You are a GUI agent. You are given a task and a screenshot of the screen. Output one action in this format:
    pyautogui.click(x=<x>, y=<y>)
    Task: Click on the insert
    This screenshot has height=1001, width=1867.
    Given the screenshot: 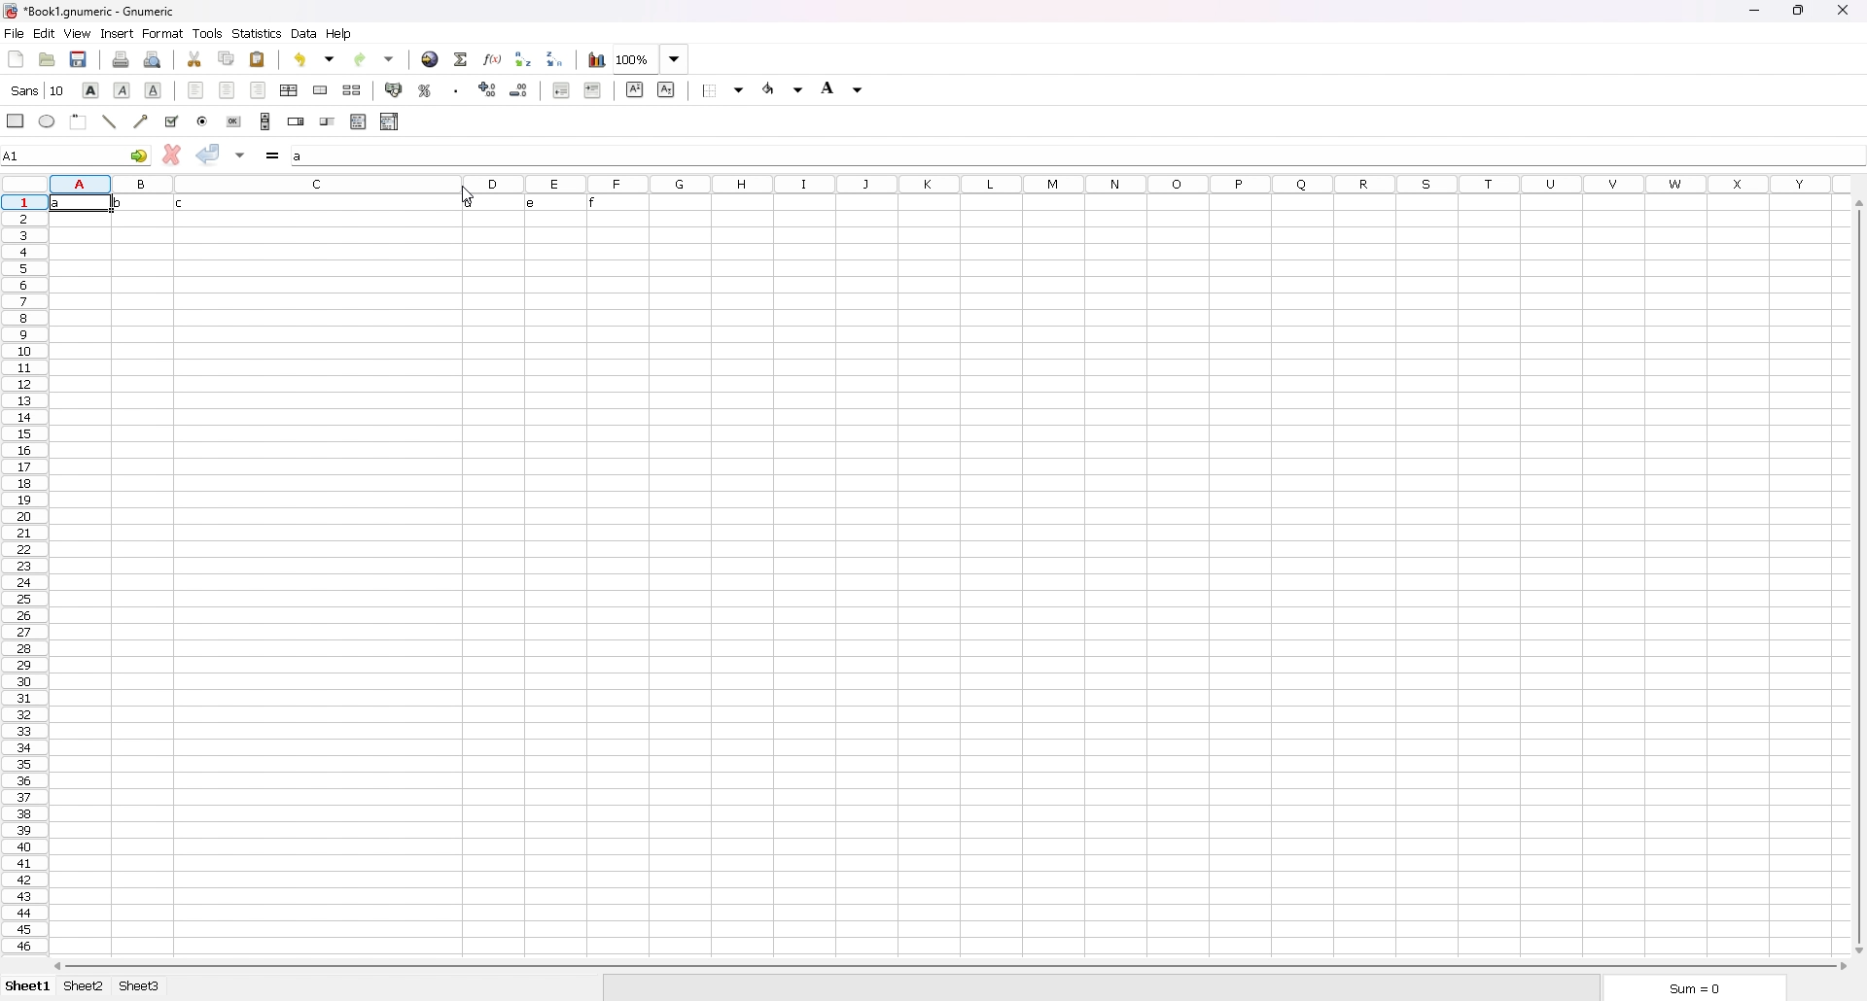 What is the action you would take?
    pyautogui.click(x=117, y=33)
    